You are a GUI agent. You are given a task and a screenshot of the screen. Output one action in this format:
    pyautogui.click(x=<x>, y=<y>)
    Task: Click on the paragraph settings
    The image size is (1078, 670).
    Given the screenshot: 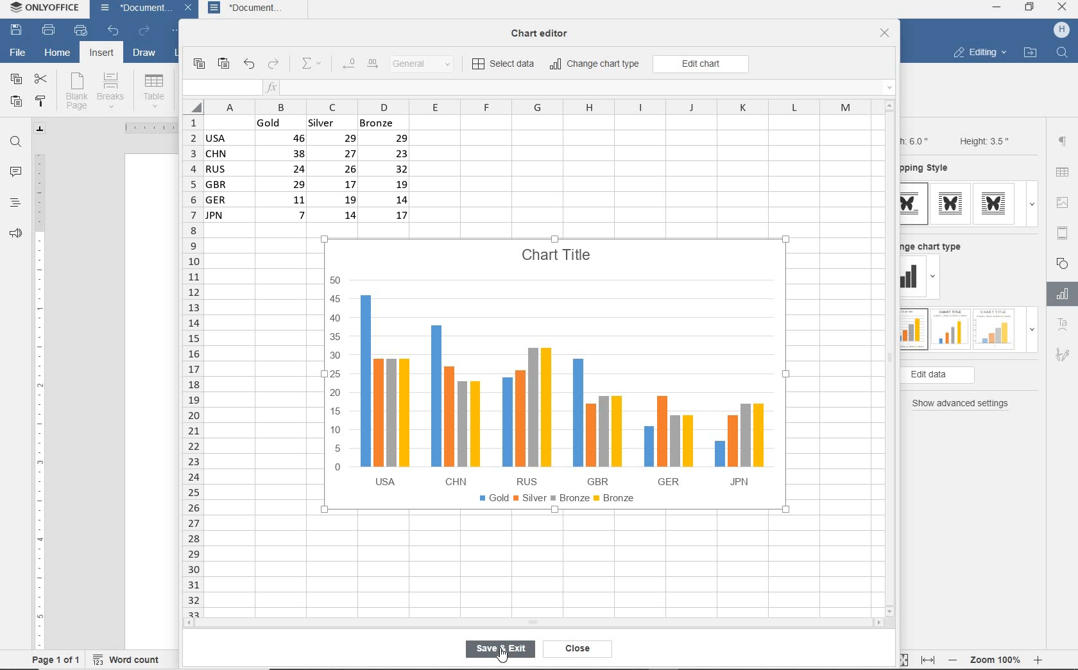 What is the action you would take?
    pyautogui.click(x=1063, y=141)
    